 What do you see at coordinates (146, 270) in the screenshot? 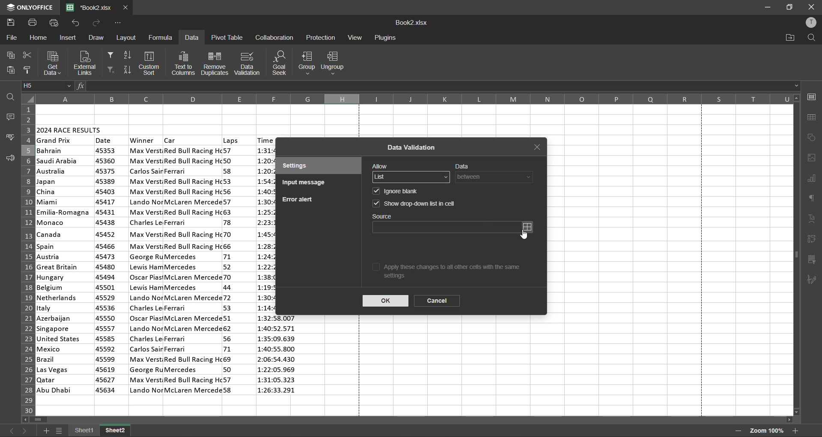
I see `winner` at bounding box center [146, 270].